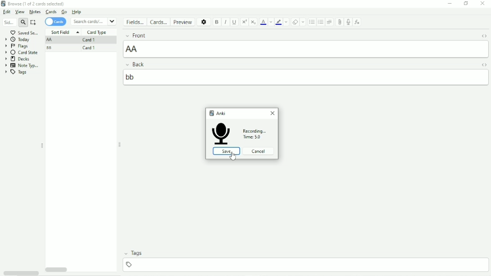 This screenshot has height=276, width=491. What do you see at coordinates (55, 22) in the screenshot?
I see `Cards` at bounding box center [55, 22].